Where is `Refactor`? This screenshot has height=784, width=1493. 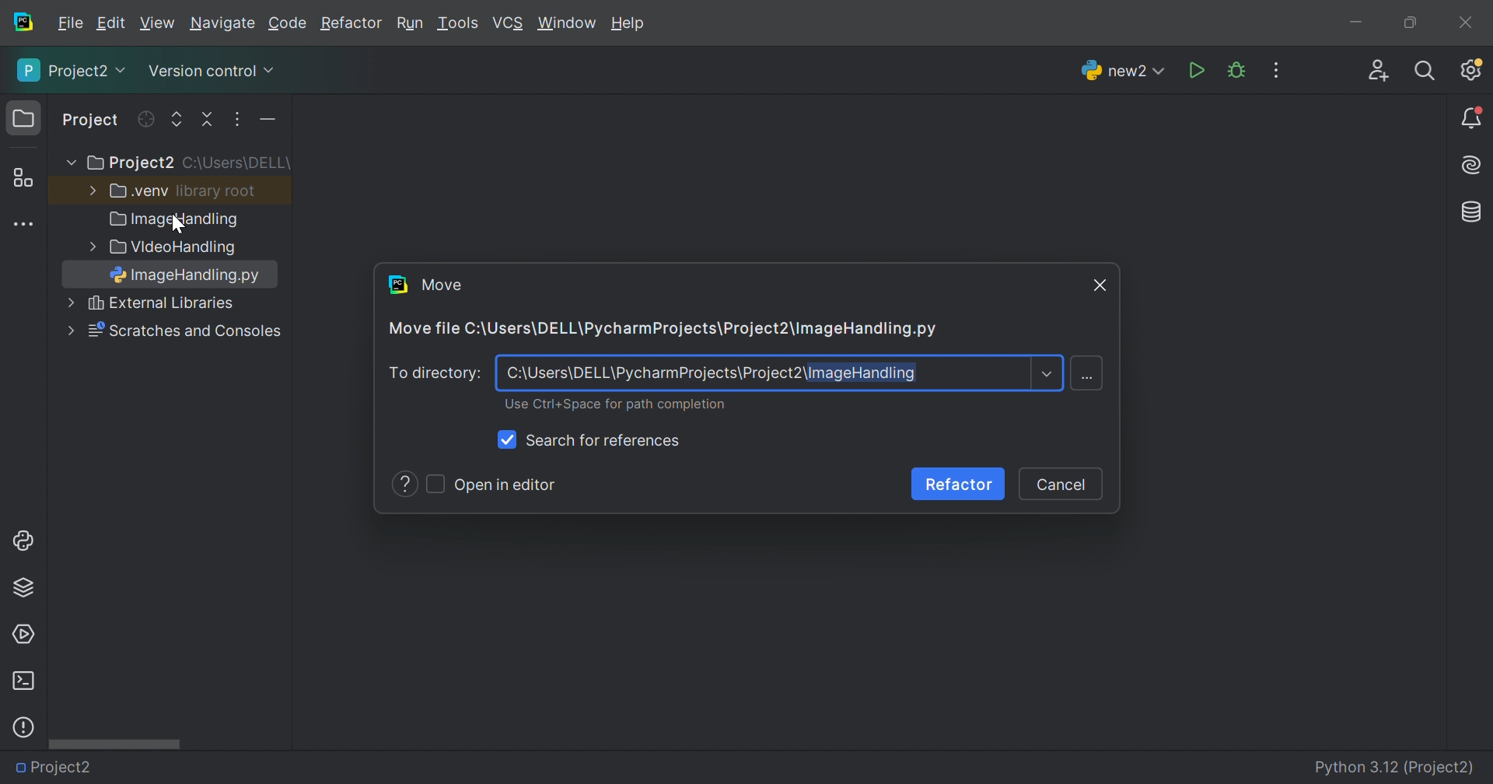 Refactor is located at coordinates (350, 25).